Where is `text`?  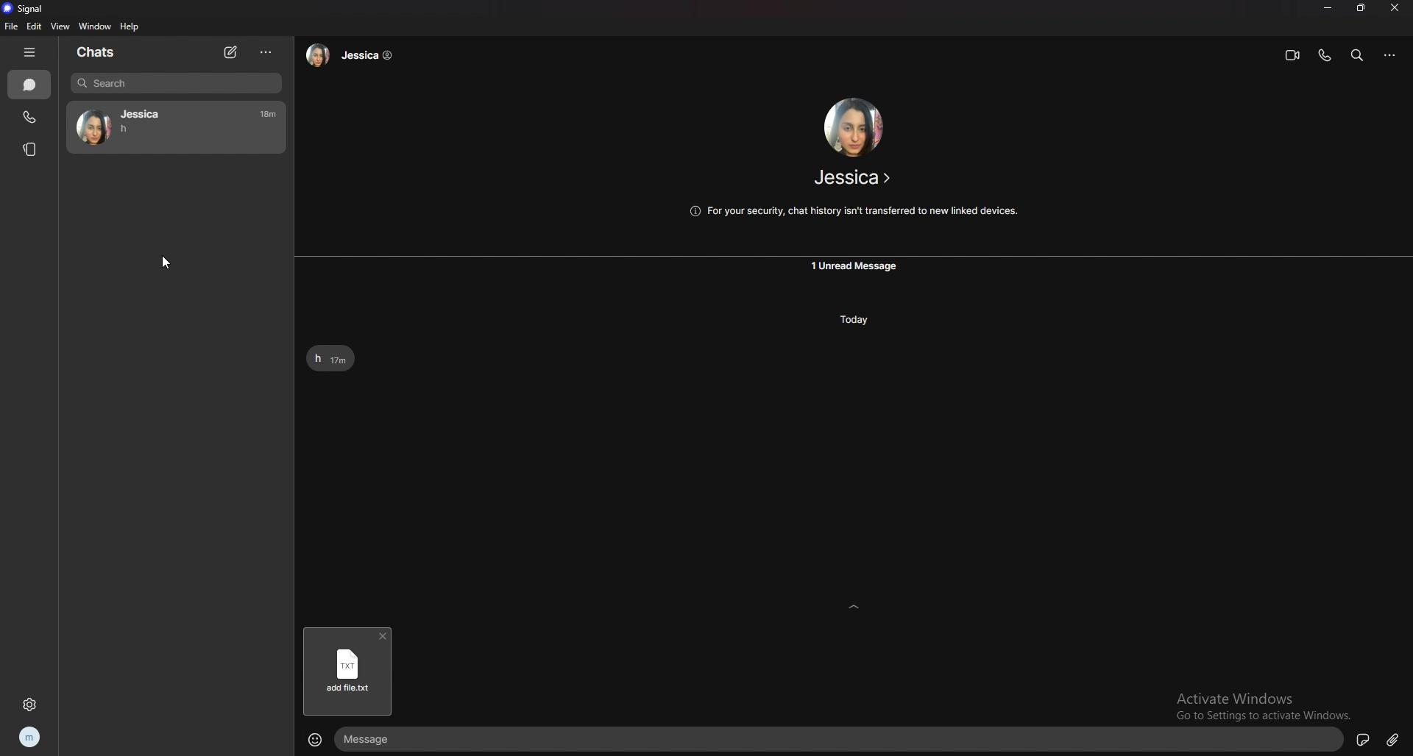 text is located at coordinates (334, 358).